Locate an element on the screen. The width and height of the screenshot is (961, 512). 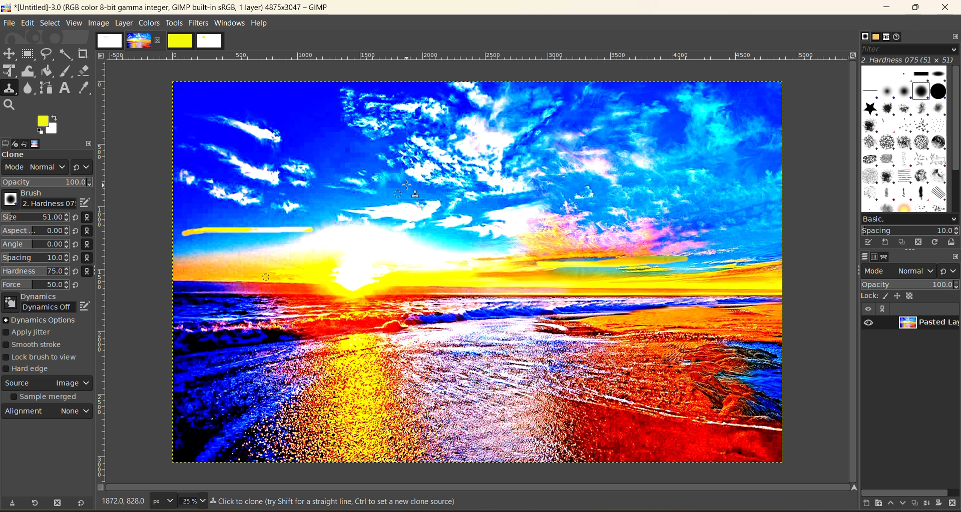
cloned area is located at coordinates (248, 229).